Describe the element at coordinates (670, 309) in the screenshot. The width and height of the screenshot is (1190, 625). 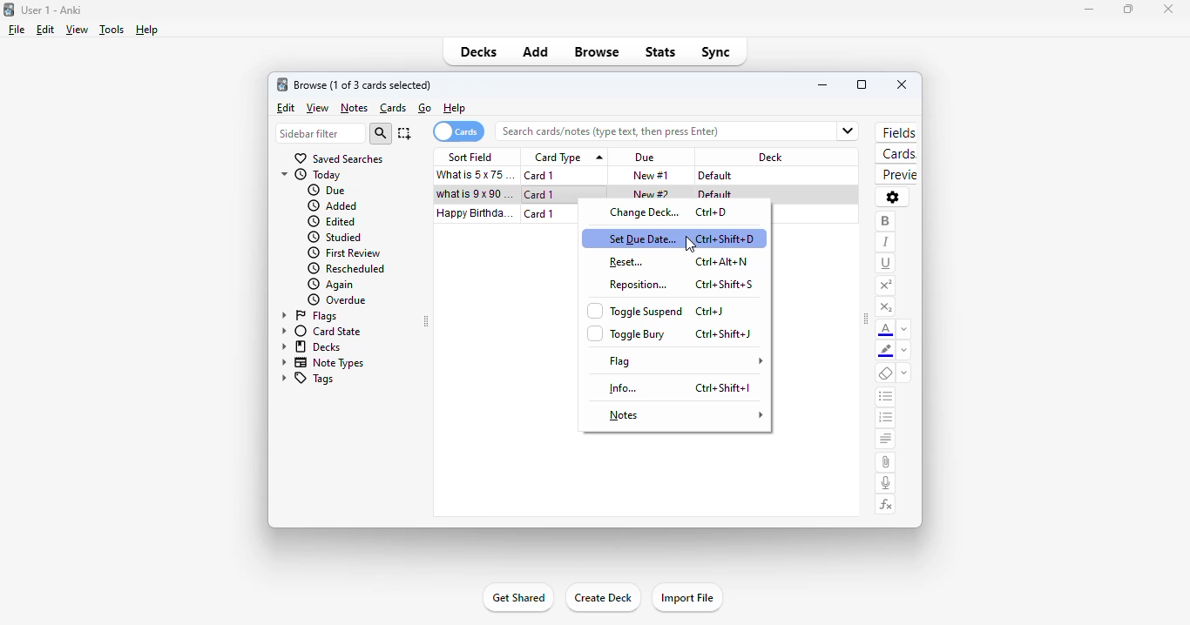
I see `toggle suspend Ctrl + J` at that location.